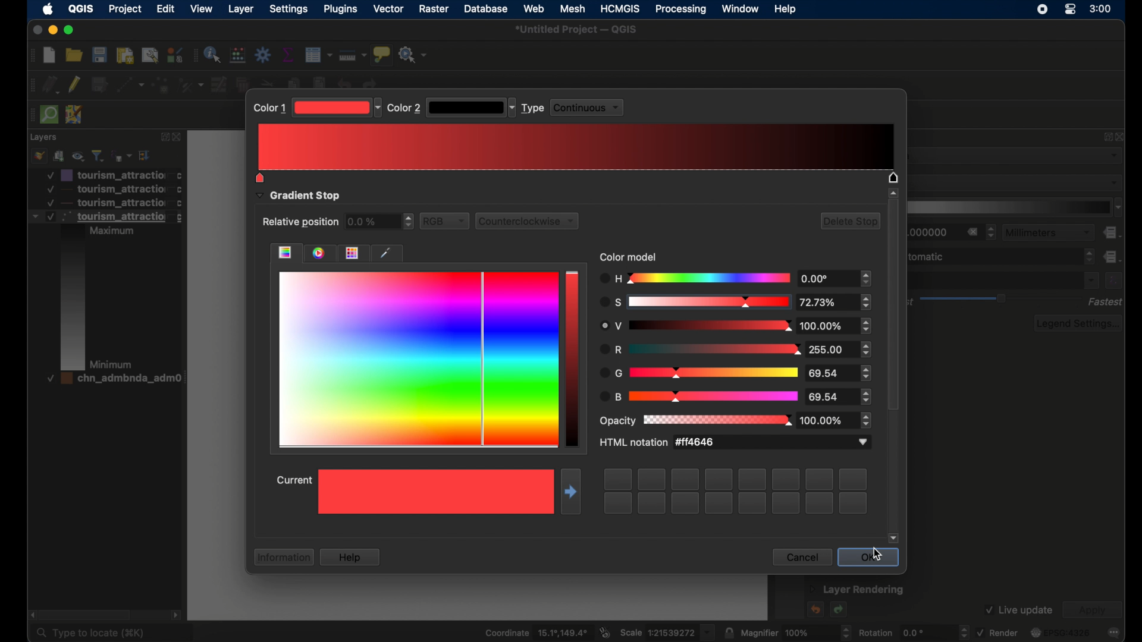  Describe the element at coordinates (71, 30) in the screenshot. I see `maximize` at that location.